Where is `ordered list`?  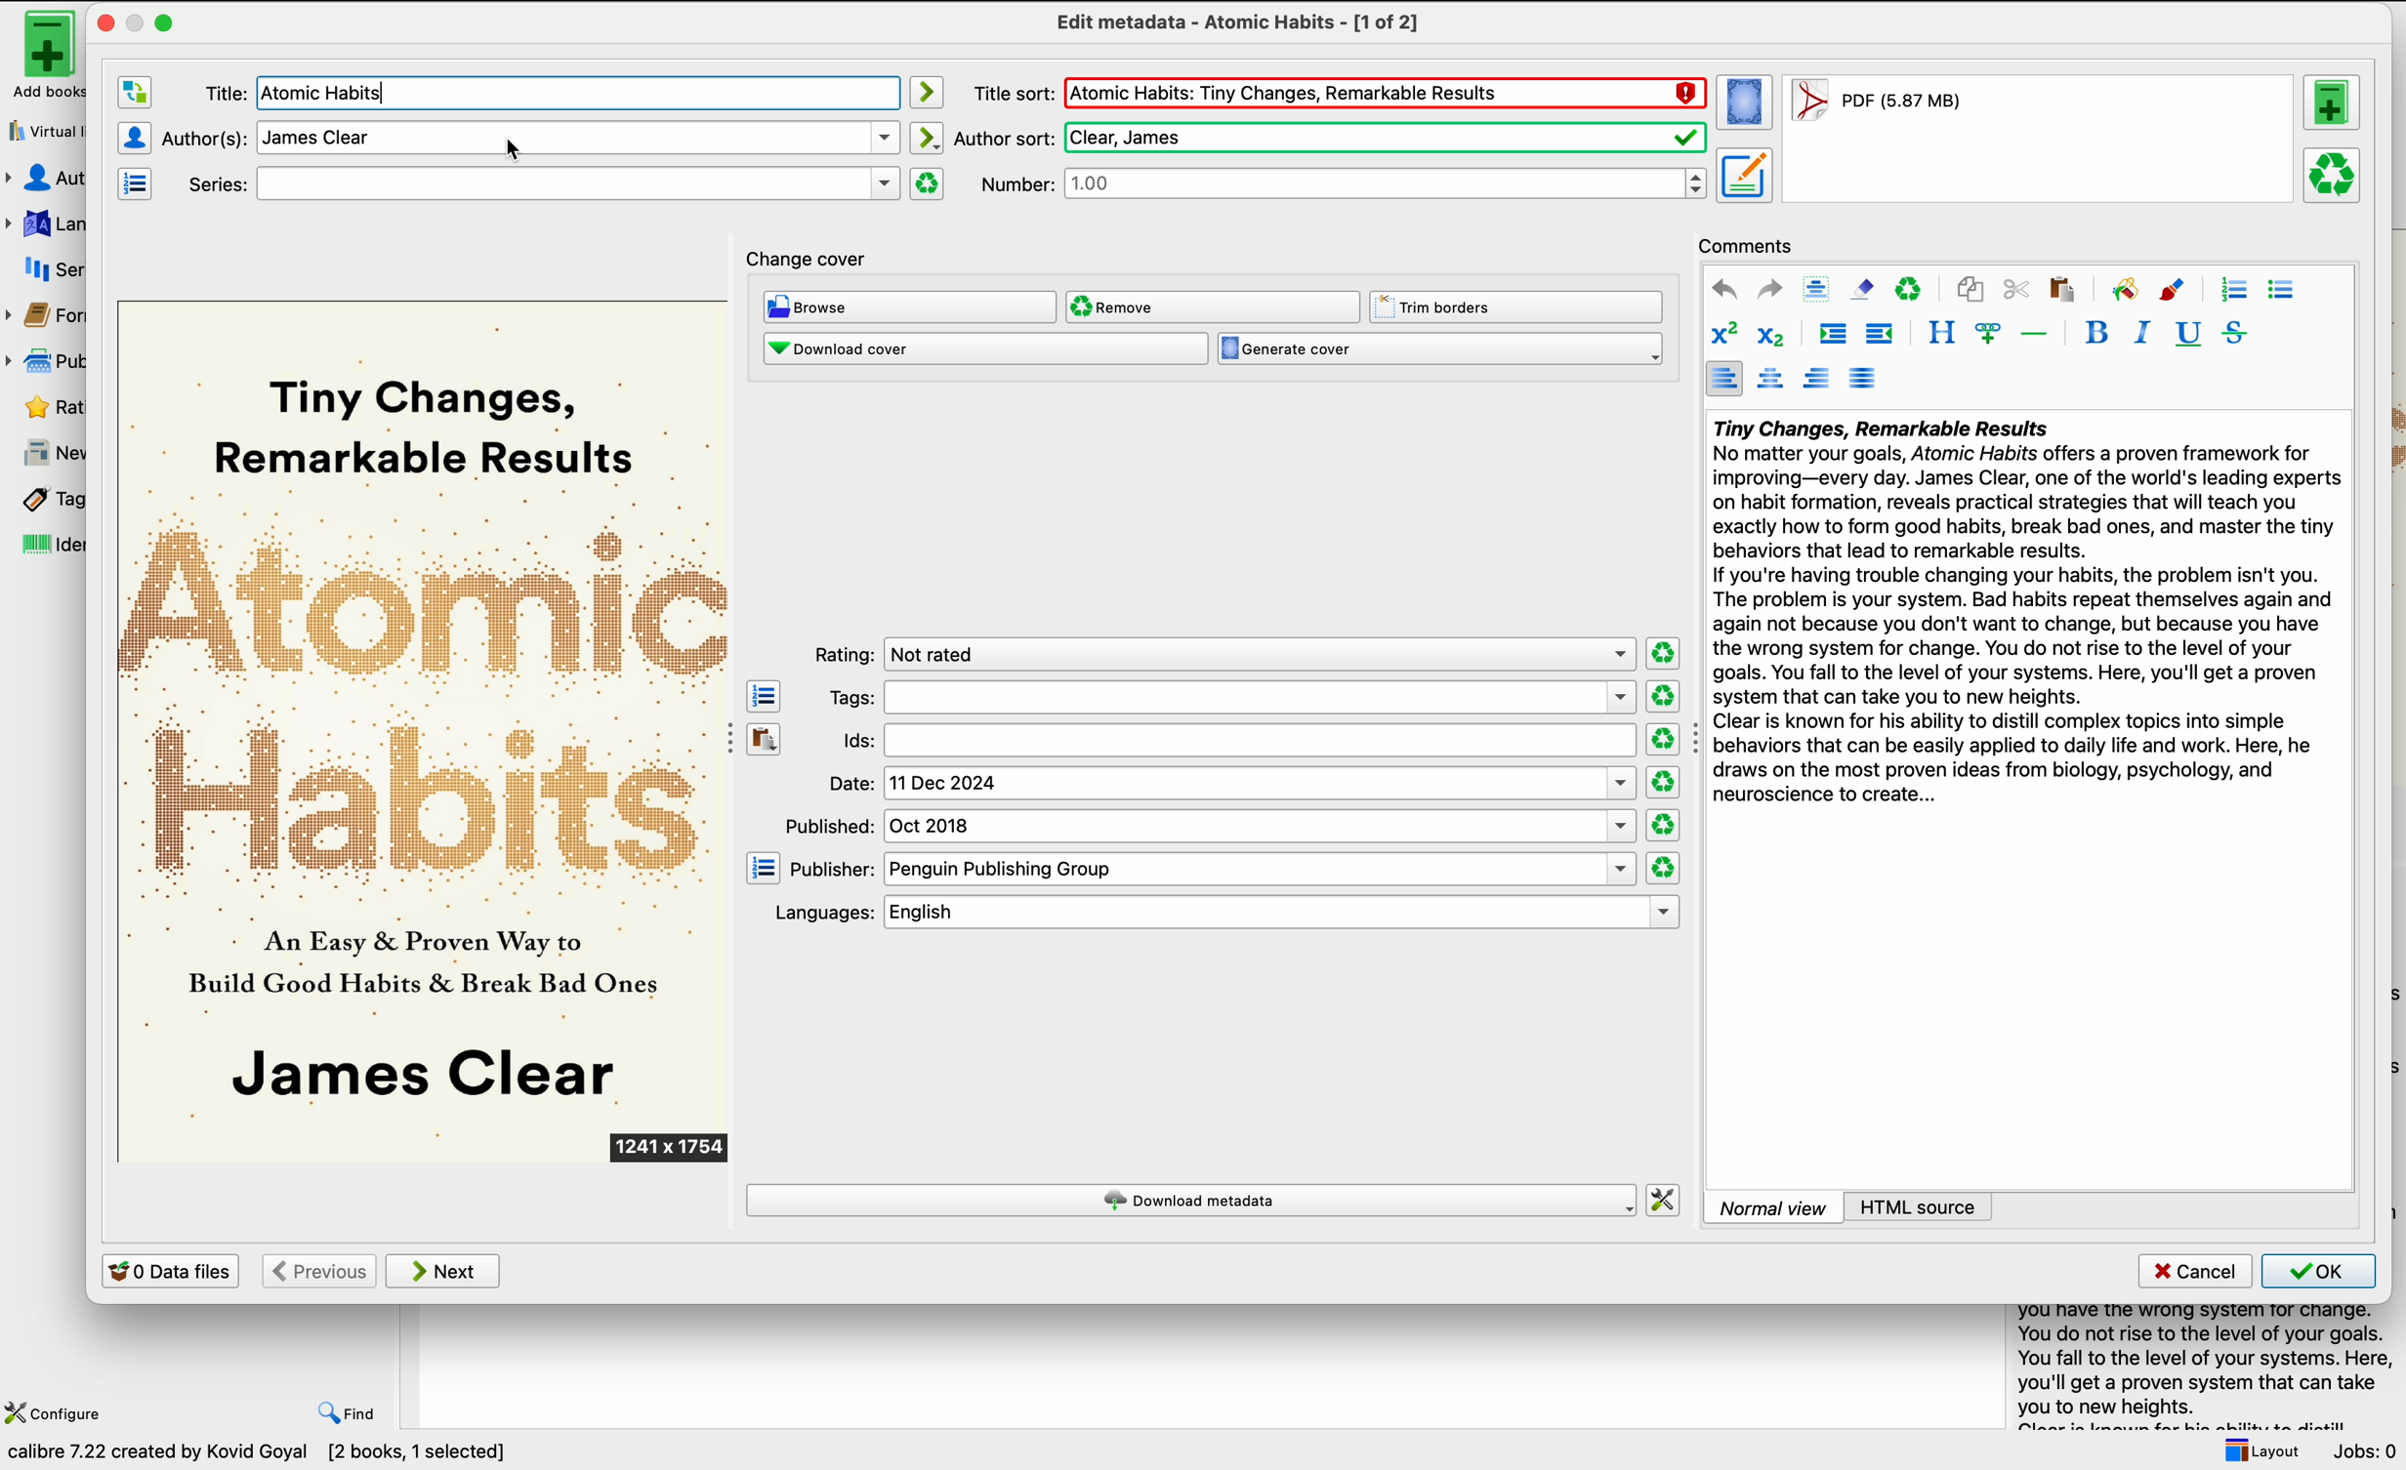 ordered list is located at coordinates (2233, 290).